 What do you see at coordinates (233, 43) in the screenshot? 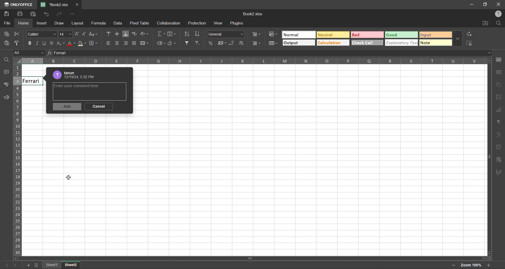
I see `decrease decimal` at bounding box center [233, 43].